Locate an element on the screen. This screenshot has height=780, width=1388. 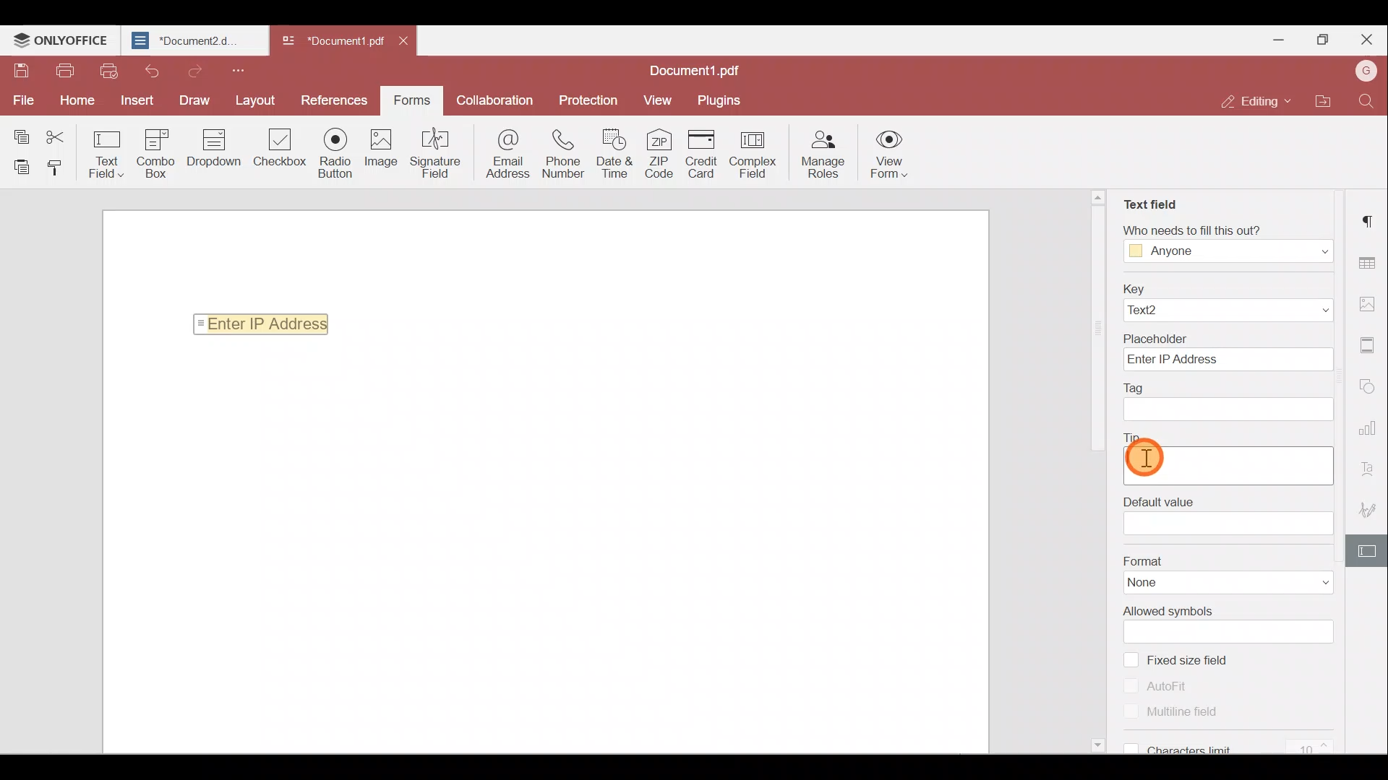
Paragraph settings is located at coordinates (1370, 220).